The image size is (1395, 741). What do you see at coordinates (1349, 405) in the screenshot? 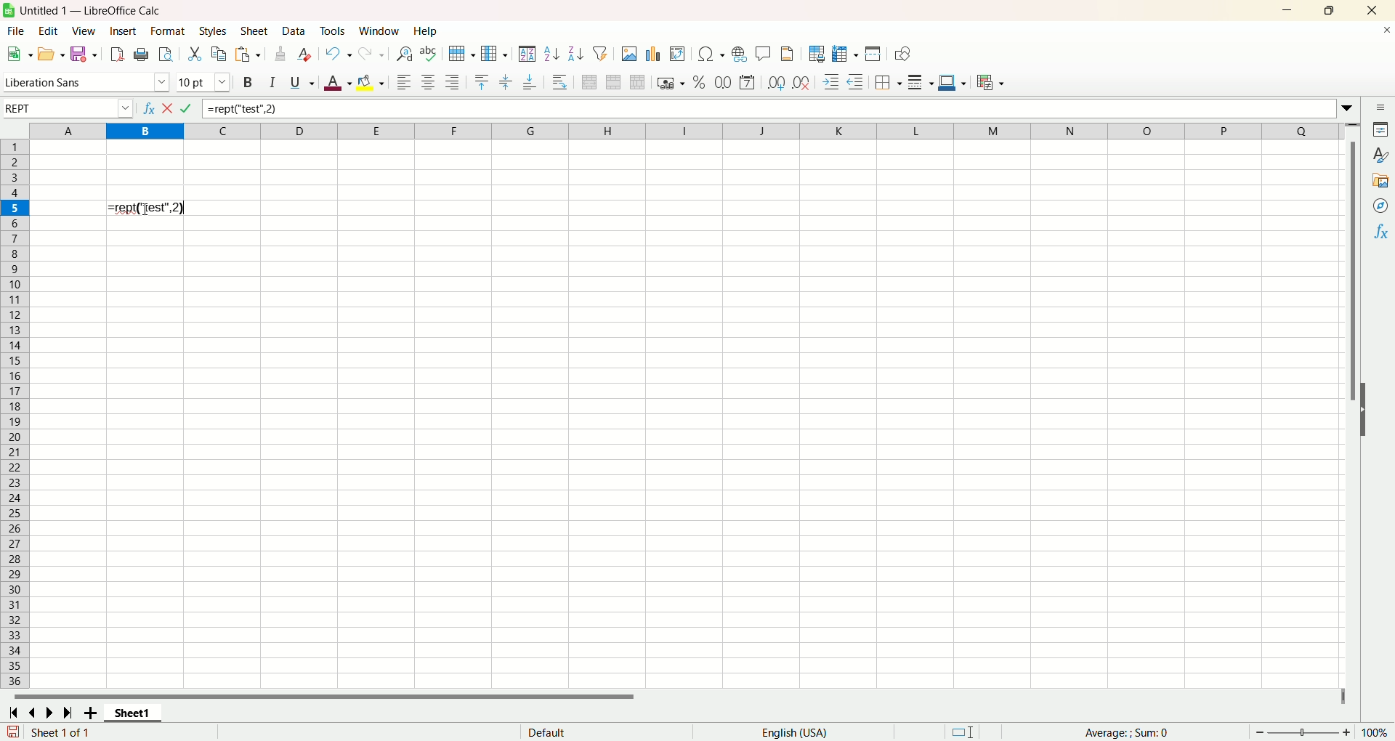
I see `vertical scroll bar` at bounding box center [1349, 405].